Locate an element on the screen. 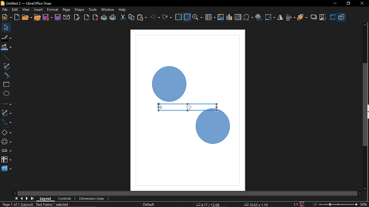 This screenshot has height=207, width=369. Zoom is located at coordinates (198, 18).